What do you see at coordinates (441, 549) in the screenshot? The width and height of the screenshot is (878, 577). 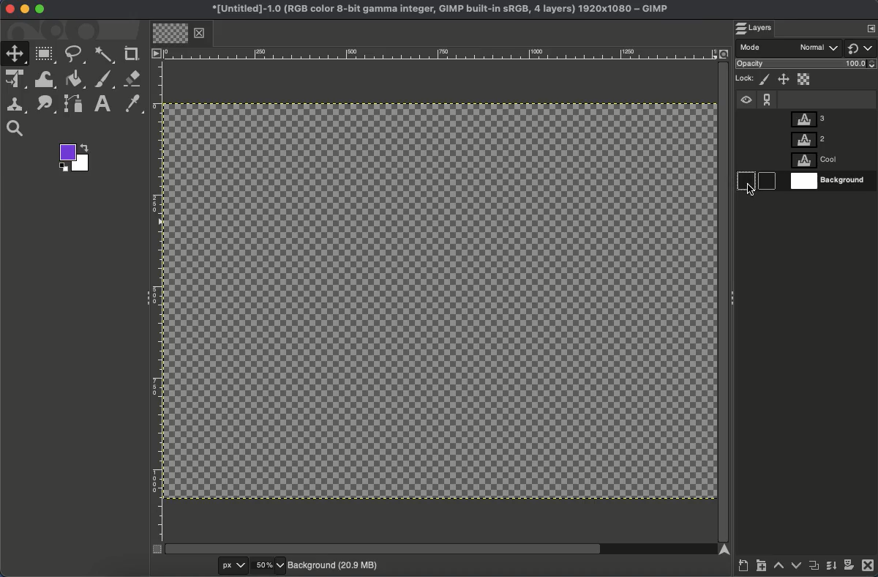 I see `Scroll` at bounding box center [441, 549].